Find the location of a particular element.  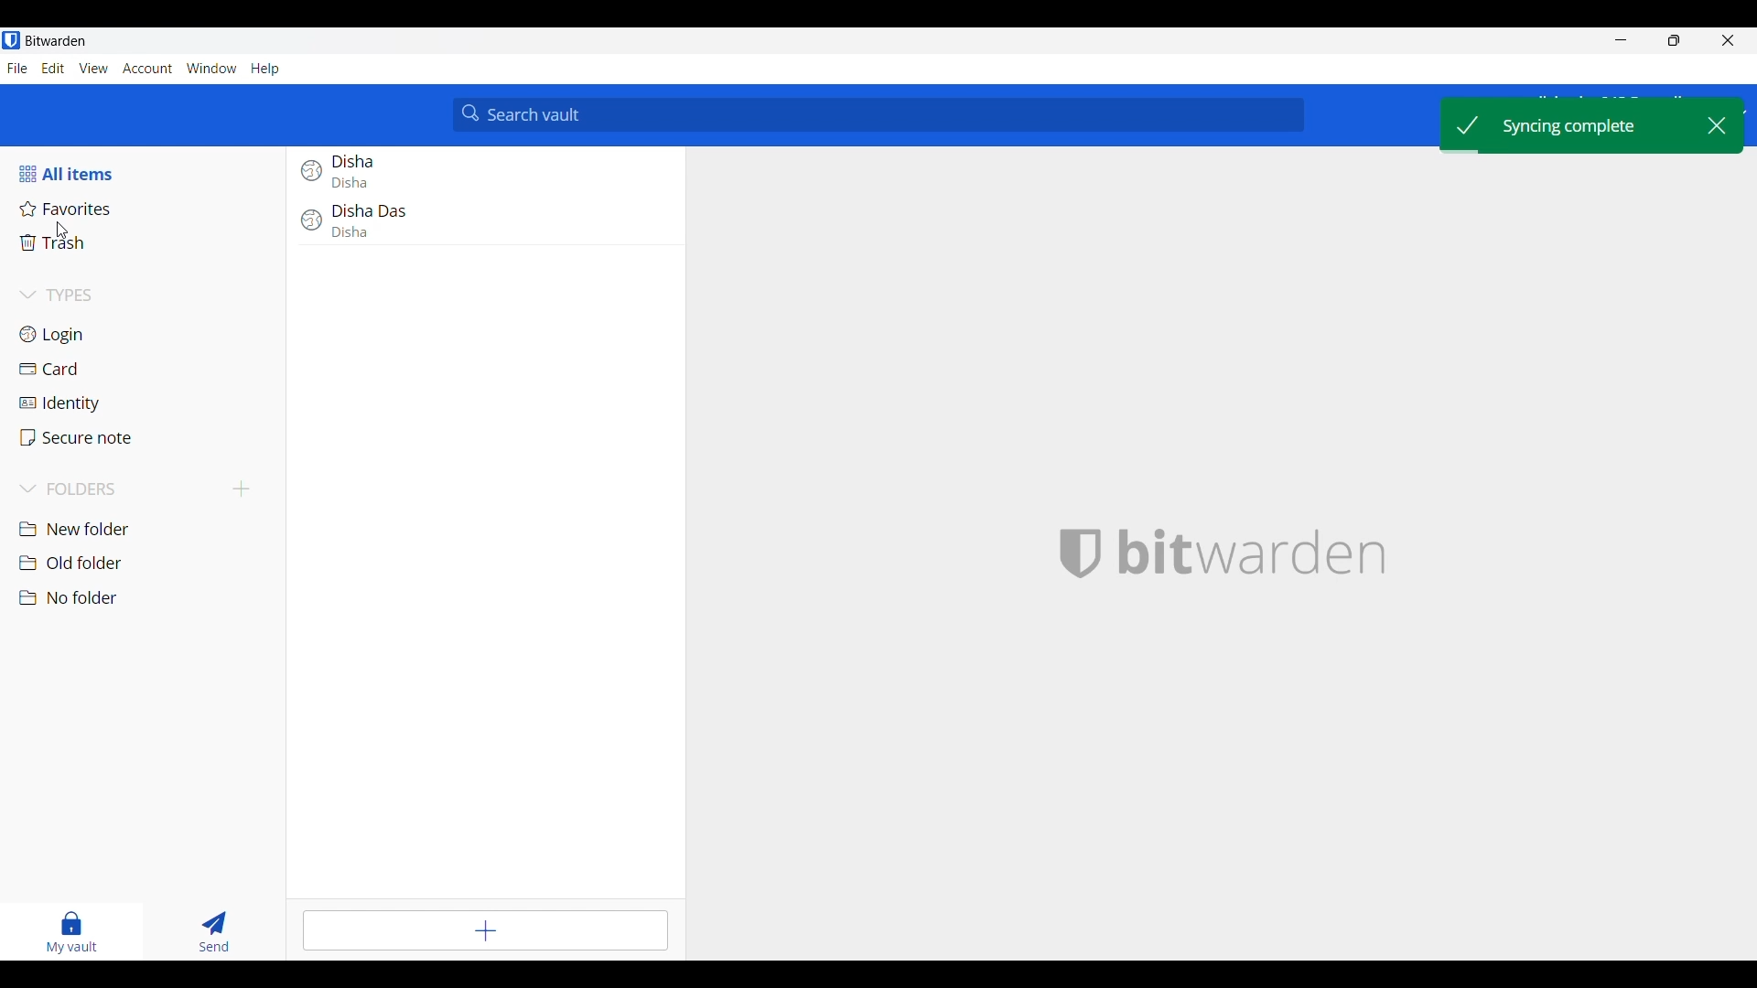

Help menu is located at coordinates (265, 70).